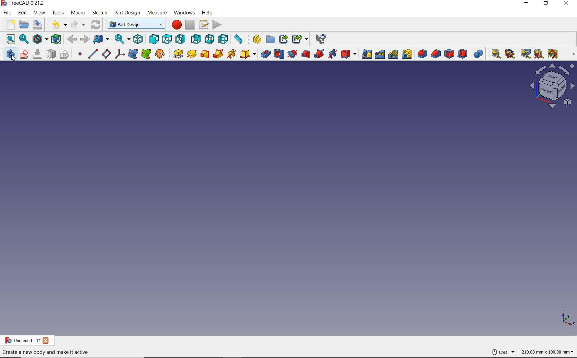 The height and width of the screenshot is (358, 577). Describe the element at coordinates (349, 53) in the screenshot. I see `CREATE A SUBTRACTIVE PRIMITIVE` at that location.